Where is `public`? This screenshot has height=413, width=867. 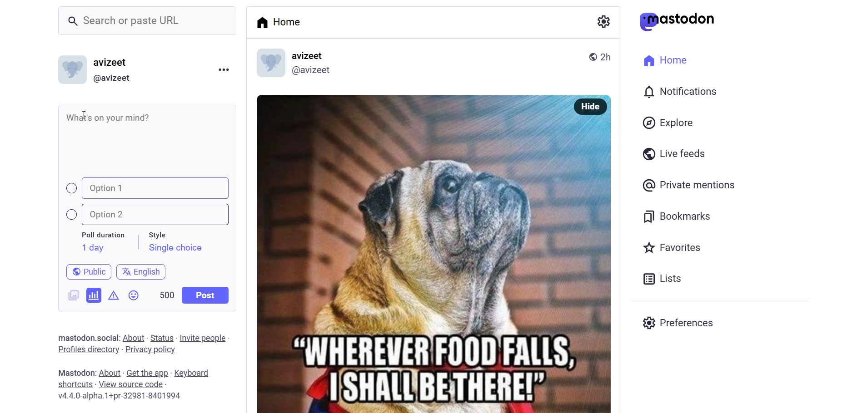 public is located at coordinates (589, 56).